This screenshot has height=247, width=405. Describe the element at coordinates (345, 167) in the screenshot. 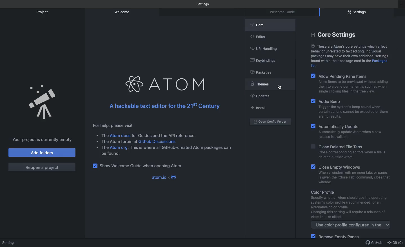

I see `Close empty windows` at that location.